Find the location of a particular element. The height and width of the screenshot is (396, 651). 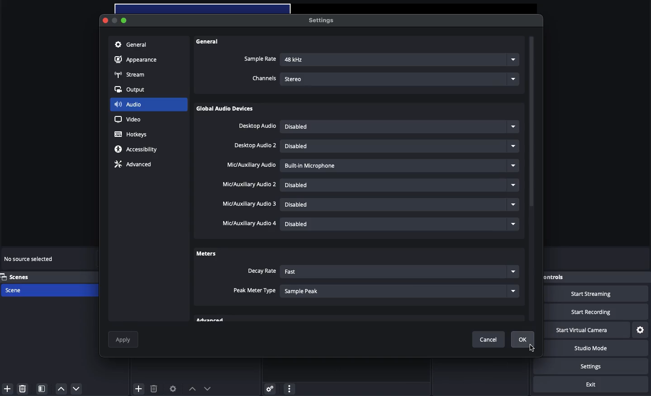

Mic aux auto 4 is located at coordinates (248, 223).